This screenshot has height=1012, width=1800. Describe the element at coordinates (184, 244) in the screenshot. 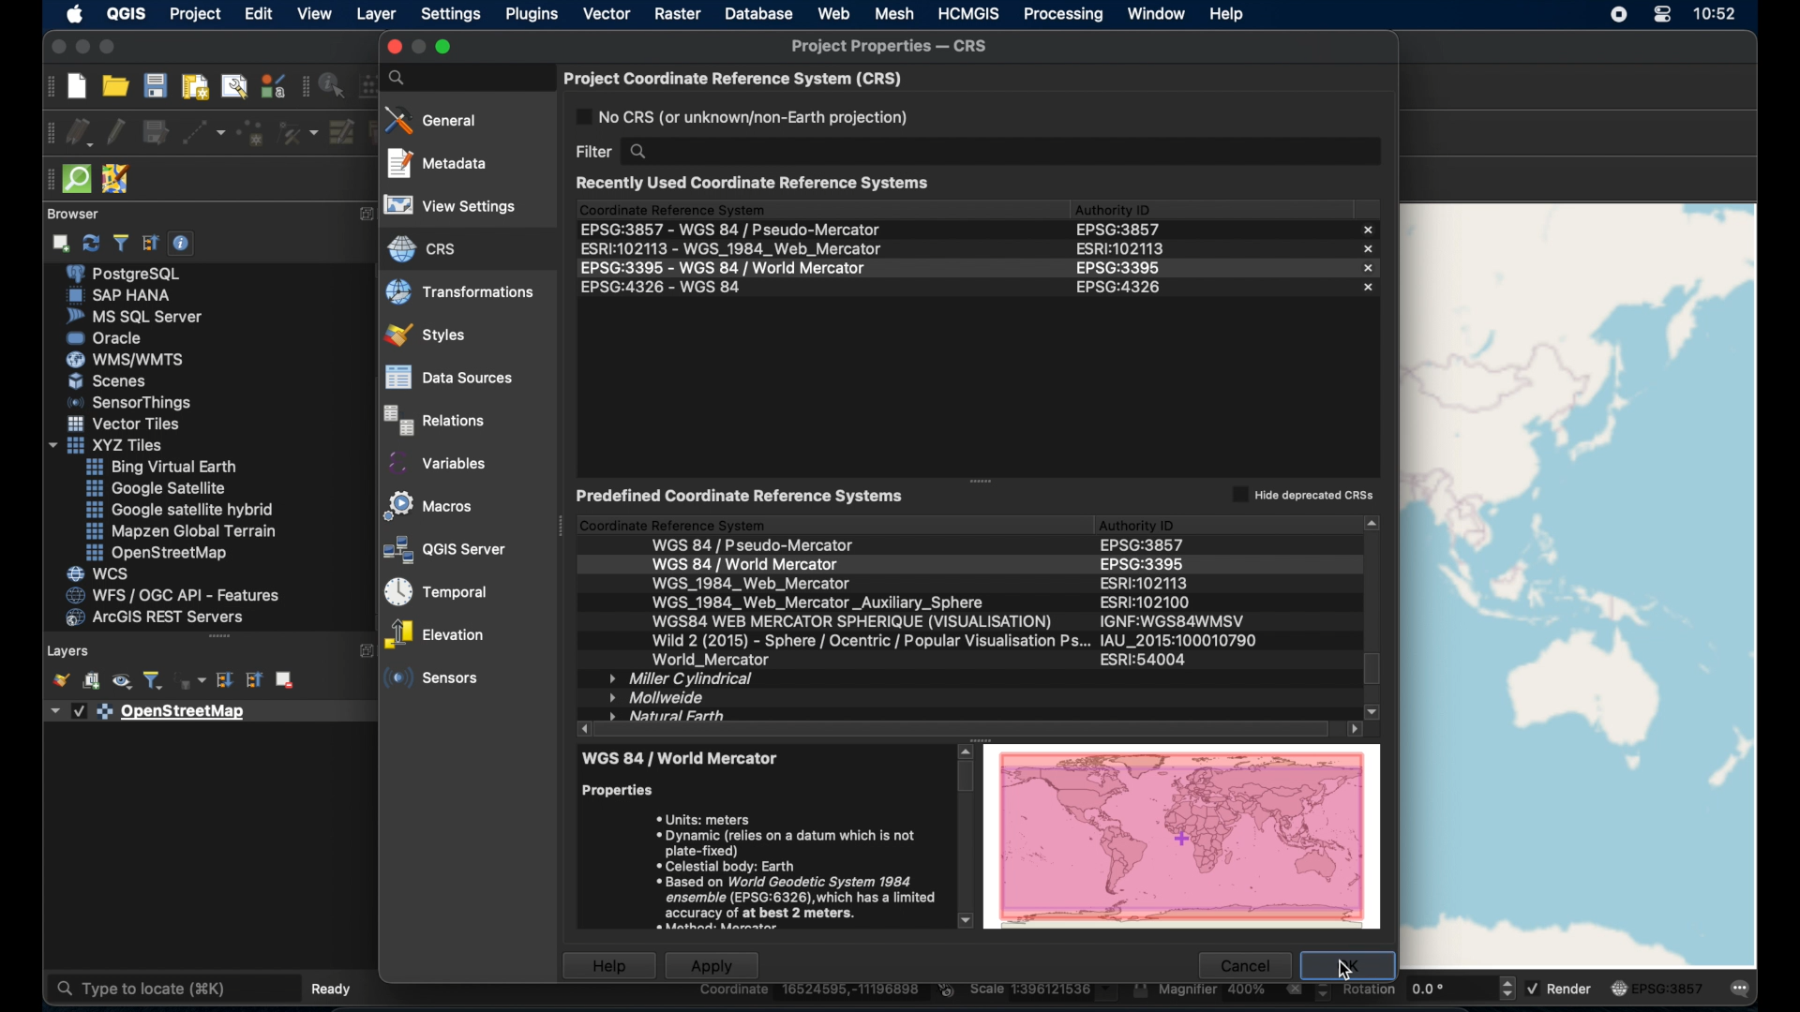

I see `enable/disable properties widget` at that location.